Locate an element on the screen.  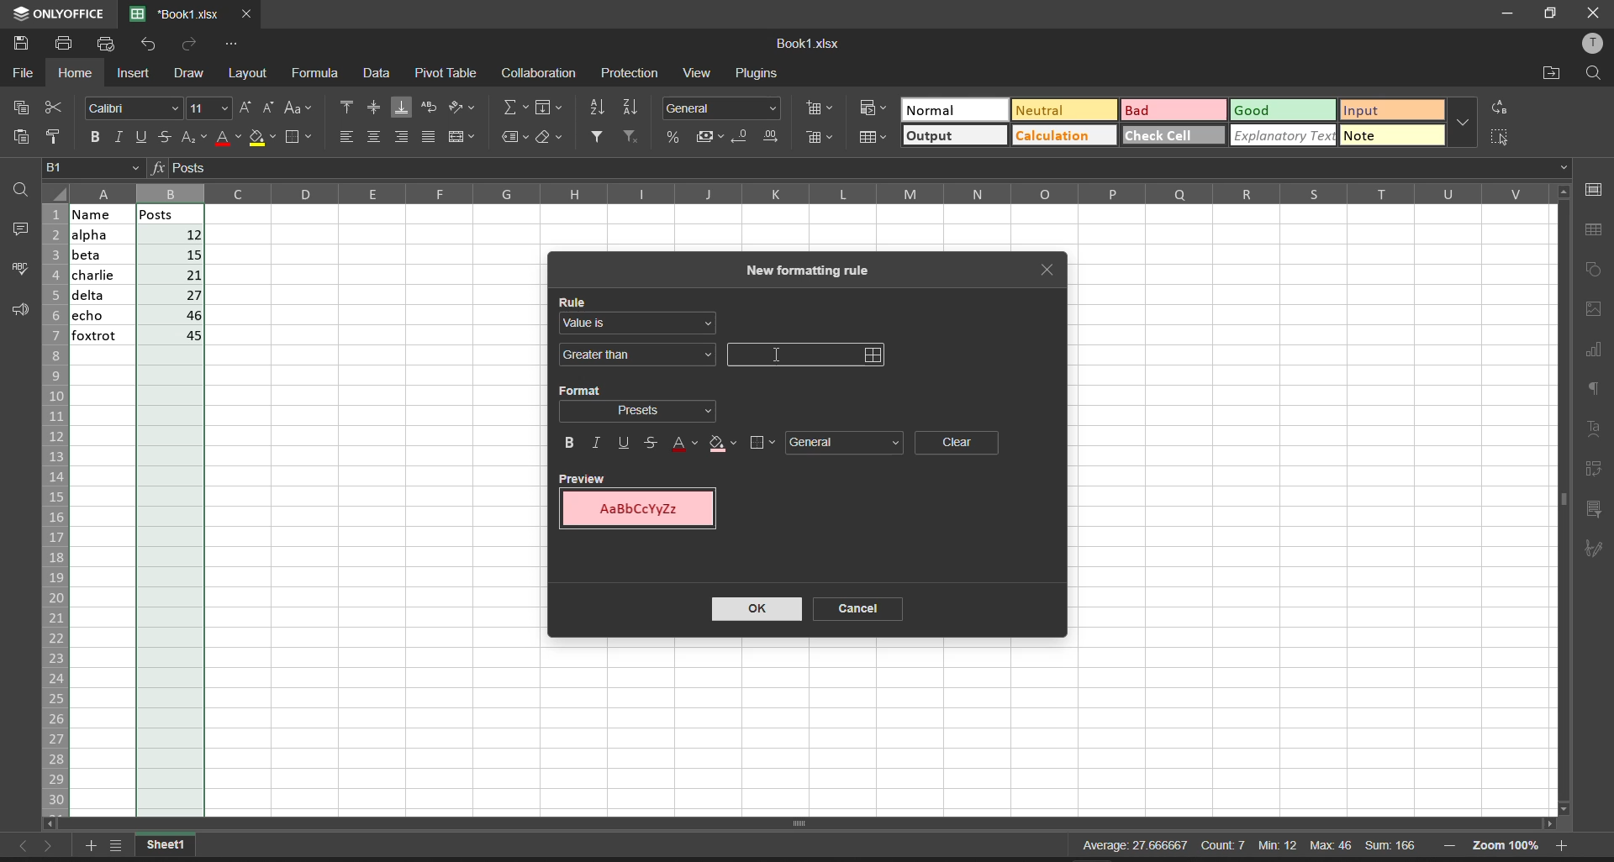
sort descending is located at coordinates (632, 108).